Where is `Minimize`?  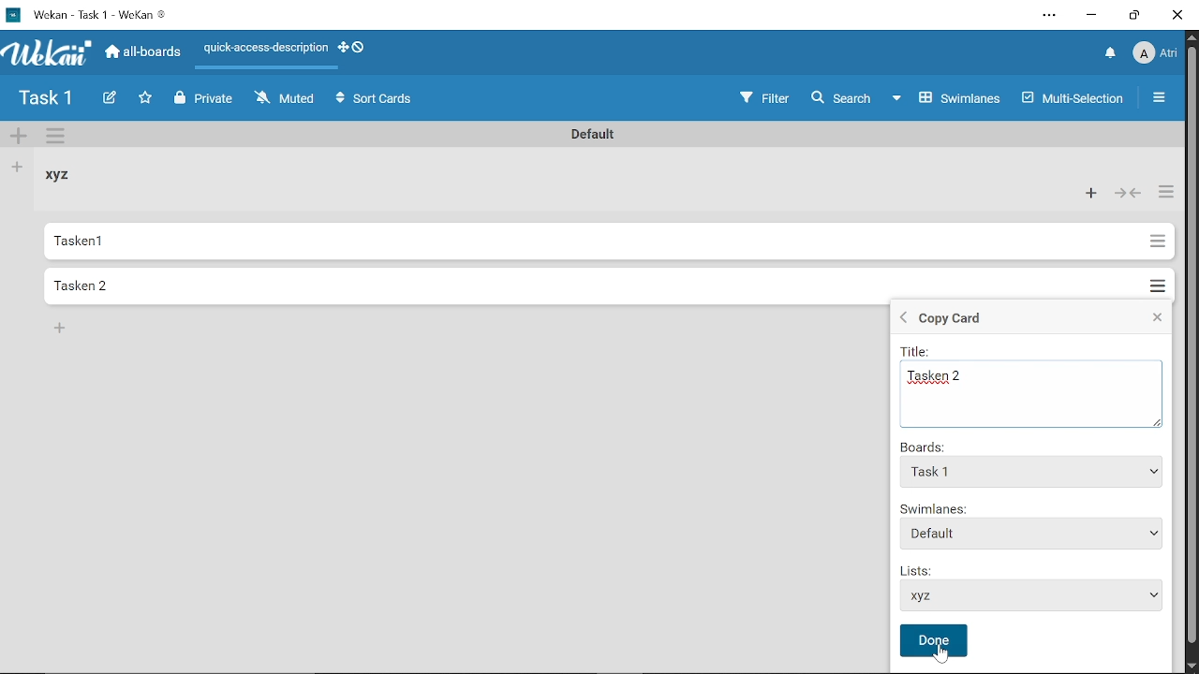
Minimize is located at coordinates (1092, 15).